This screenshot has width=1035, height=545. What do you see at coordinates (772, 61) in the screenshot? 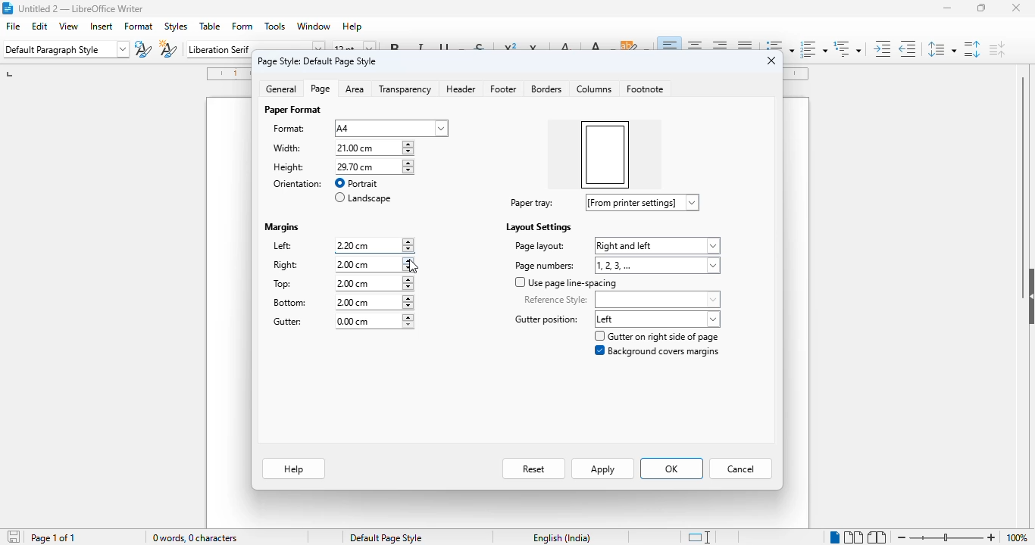
I see `close` at bounding box center [772, 61].